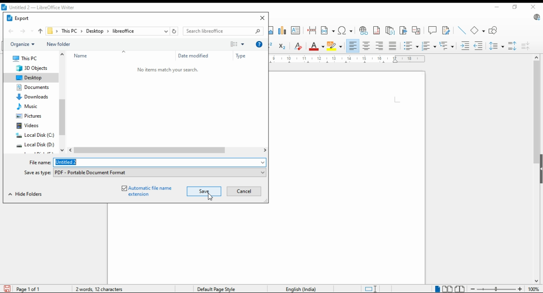 This screenshot has width=543, height=293. I want to click on forward, so click(27, 32).